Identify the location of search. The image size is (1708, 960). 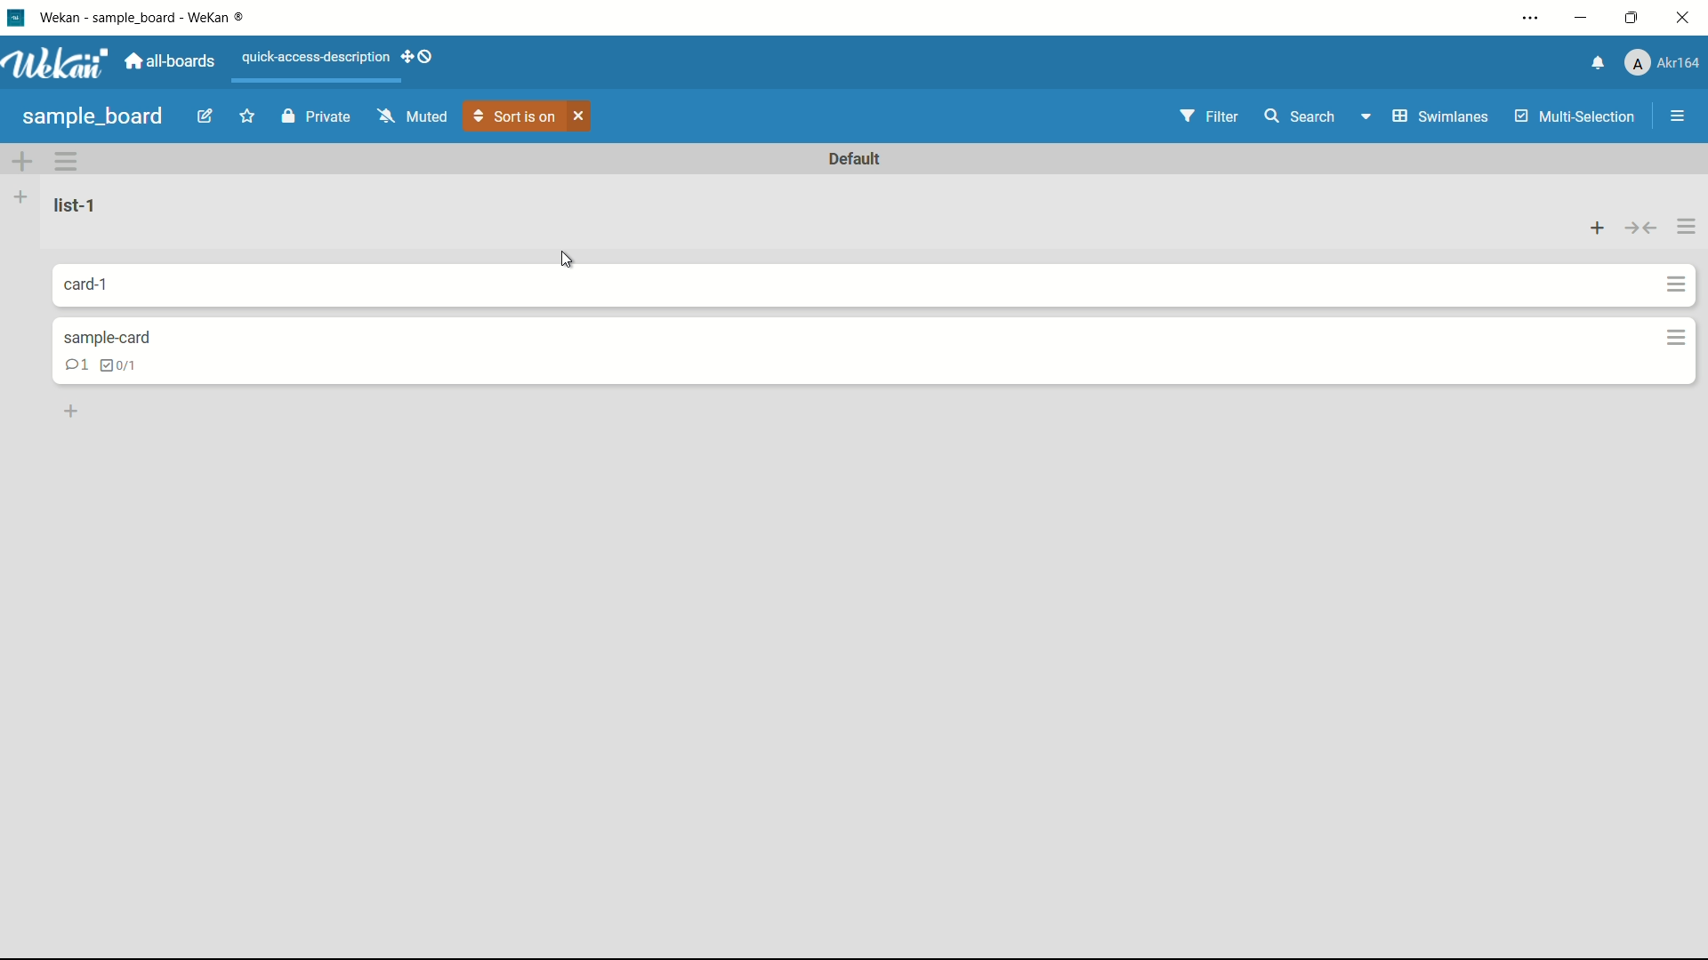
(1299, 116).